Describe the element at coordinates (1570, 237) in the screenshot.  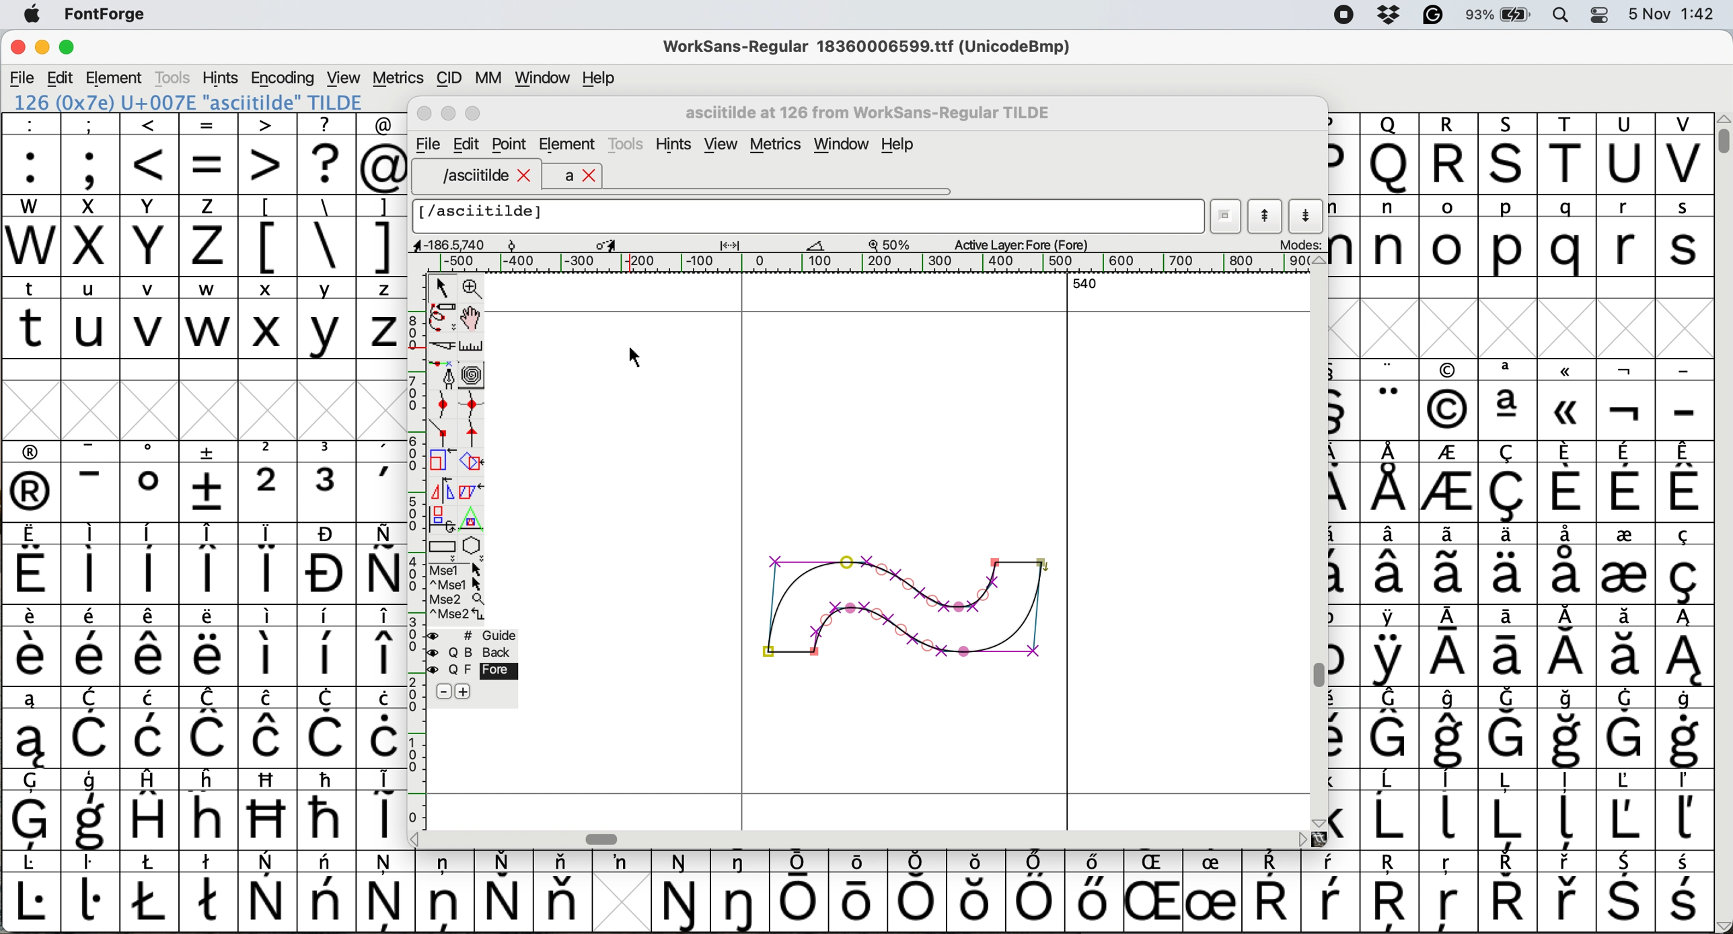
I see `q` at that location.